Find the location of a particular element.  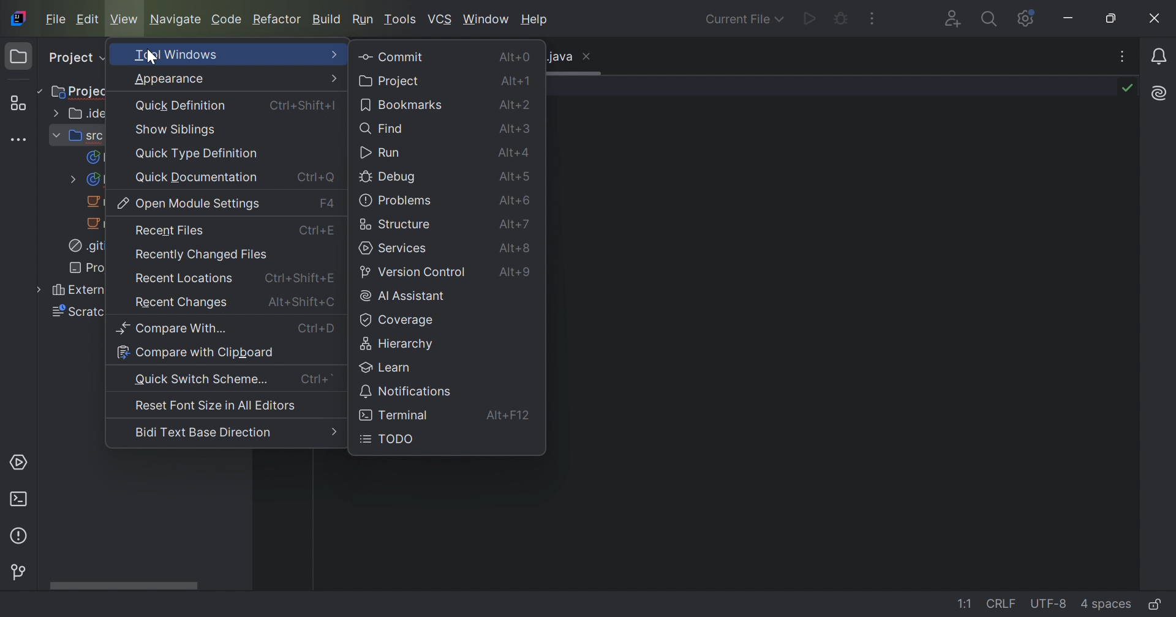

Project is located at coordinates (75, 59).